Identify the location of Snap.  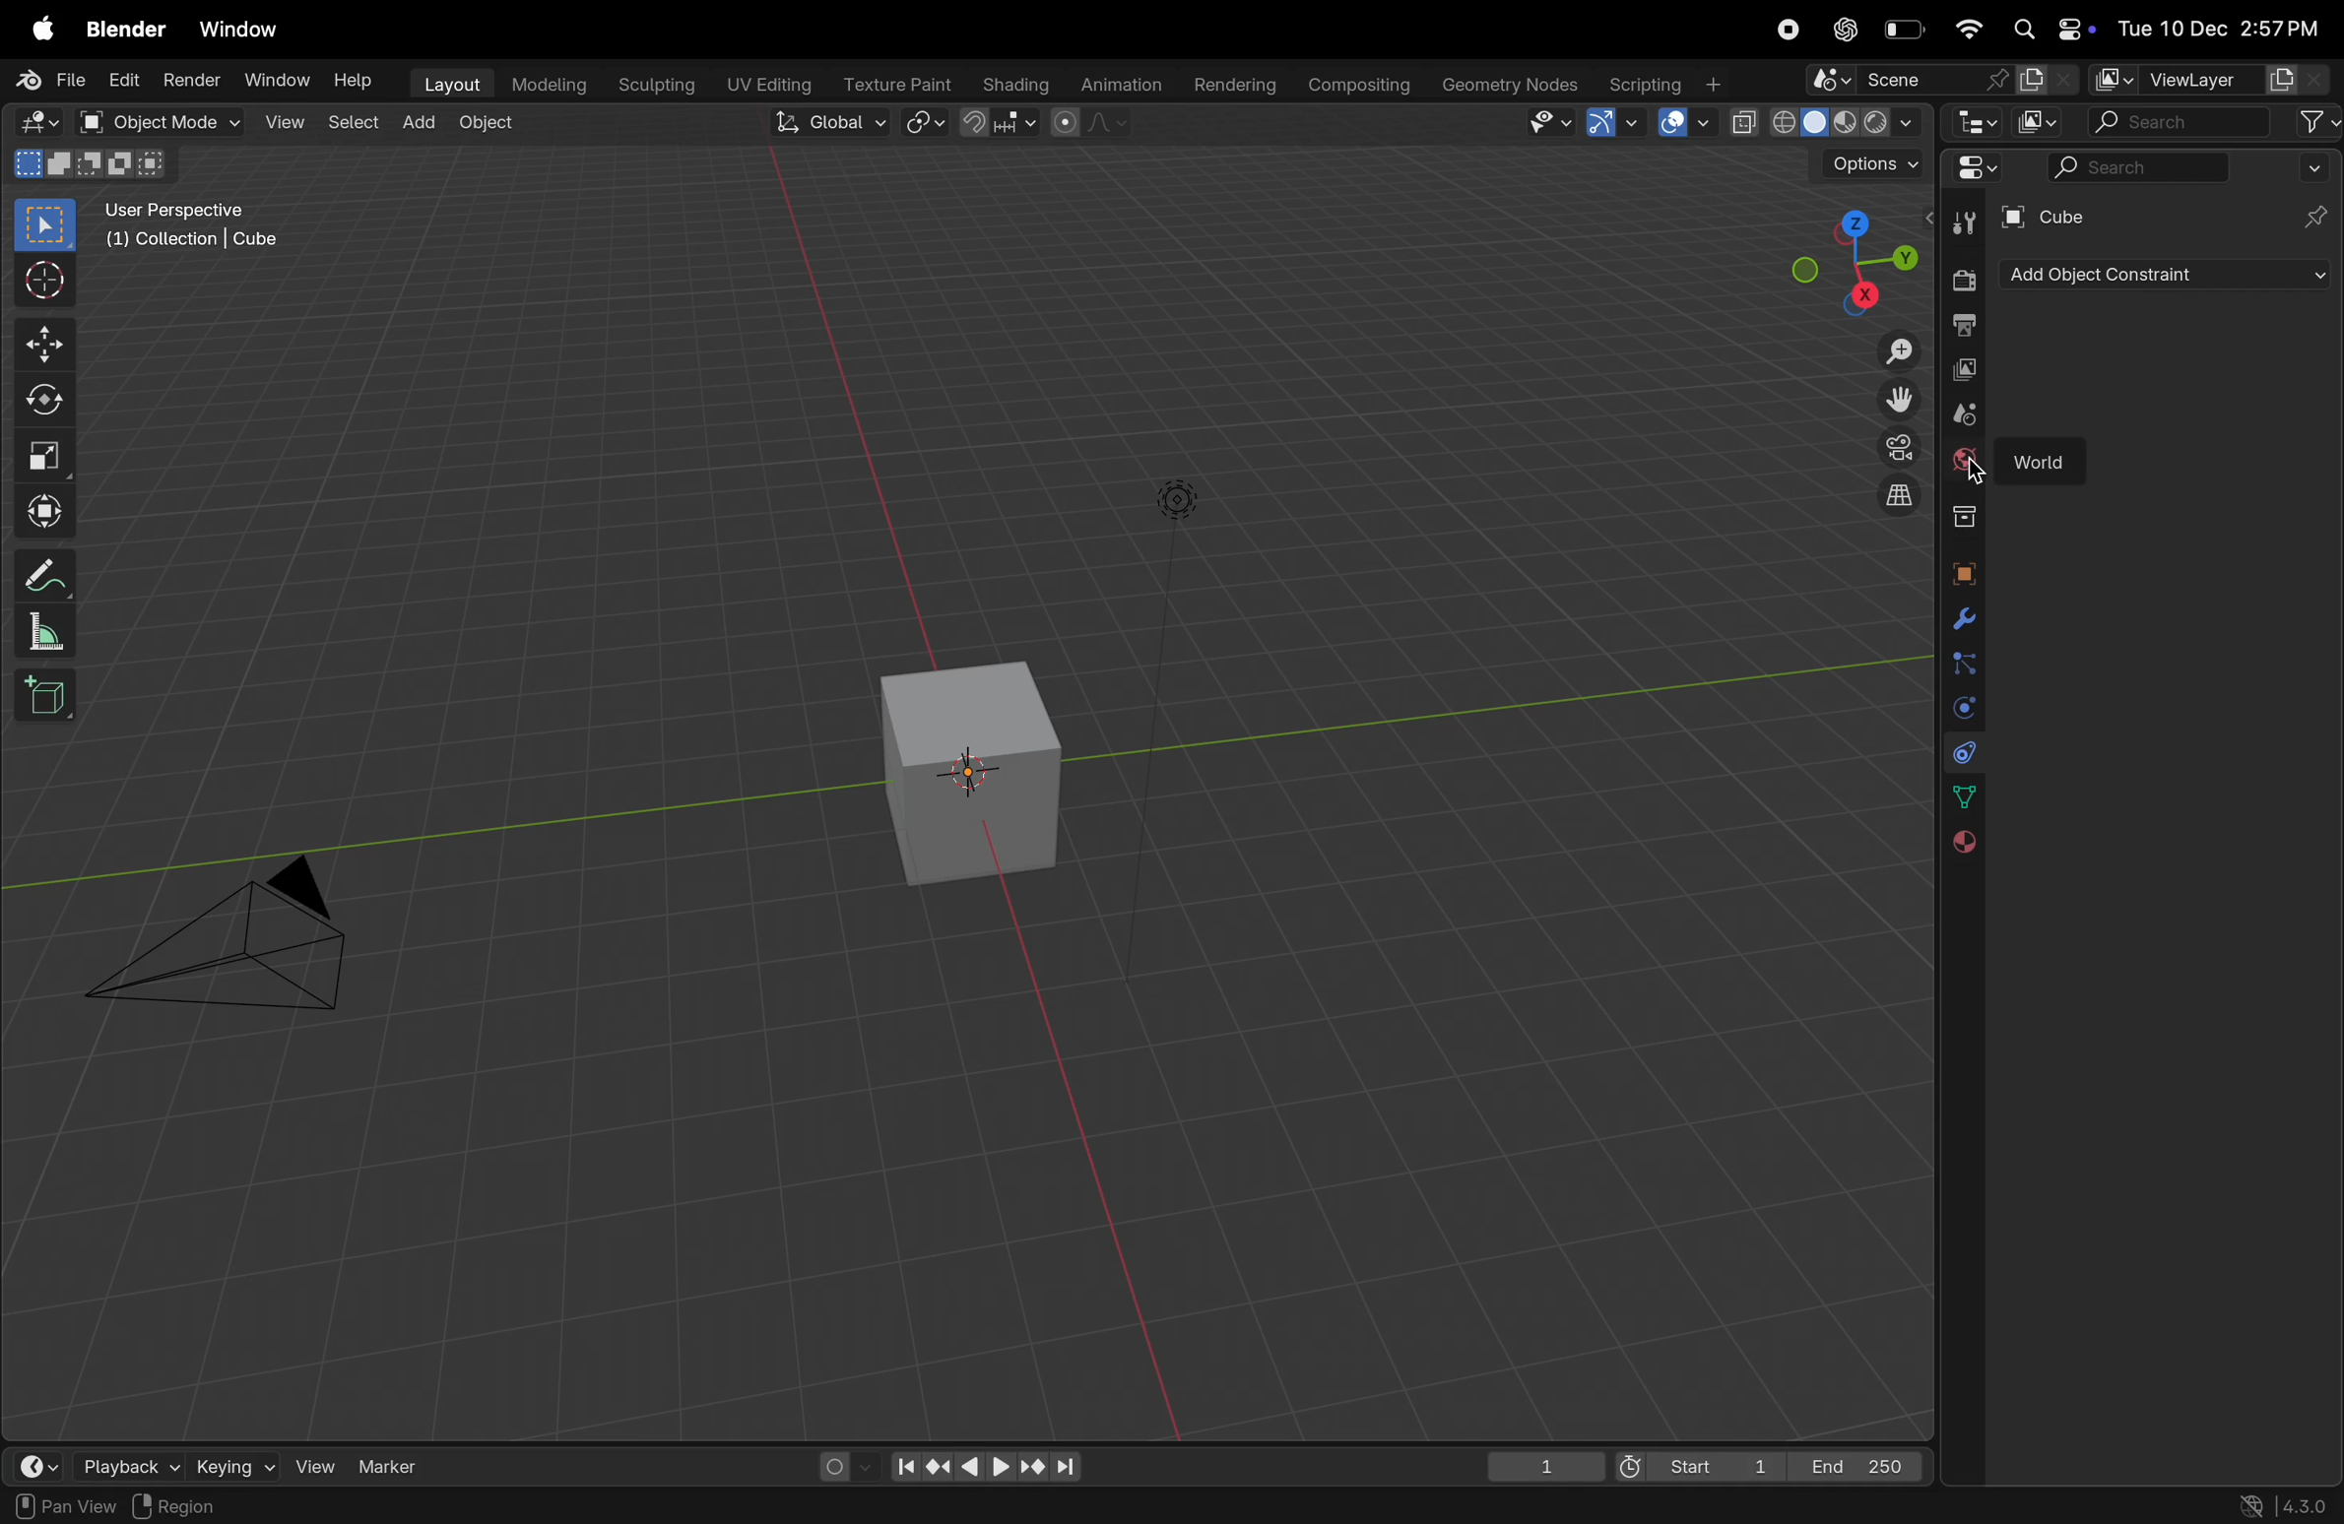
(1004, 123).